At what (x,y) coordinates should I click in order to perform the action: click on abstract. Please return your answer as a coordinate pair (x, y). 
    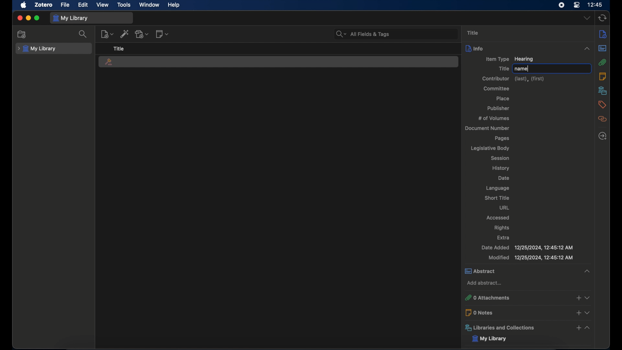
    Looking at the image, I should click on (526, 271).